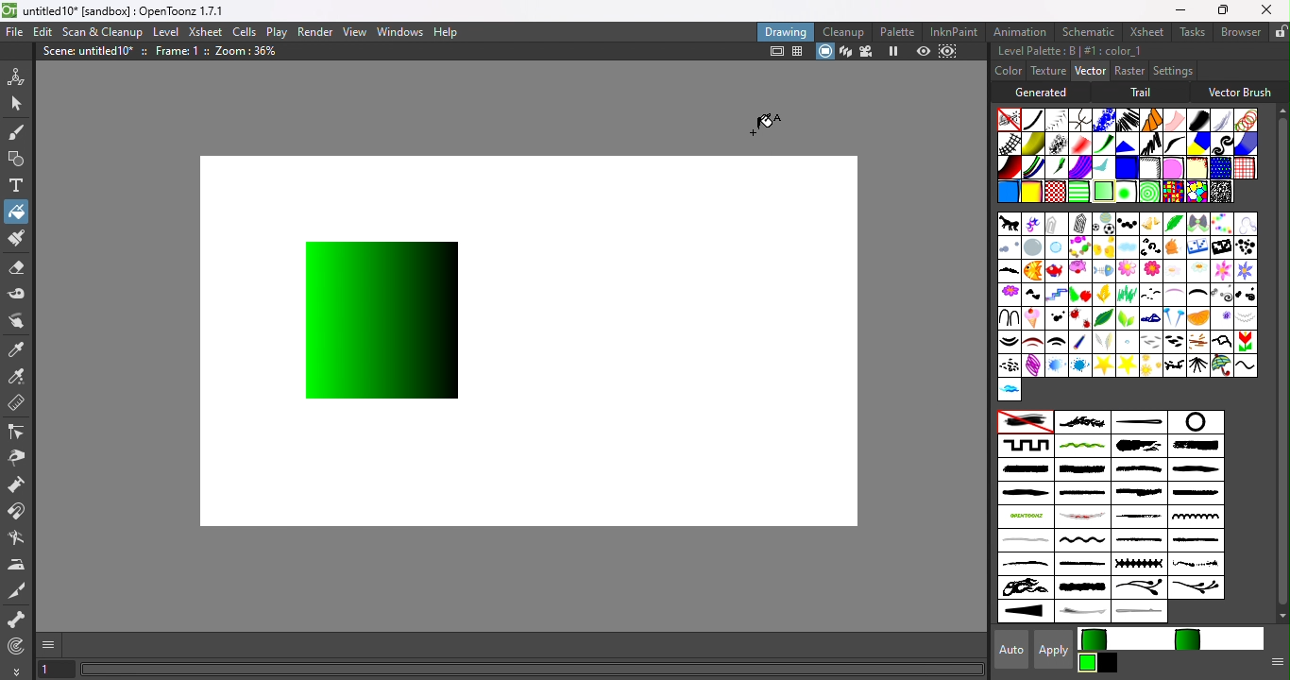 Image resolution: width=1290 pixels, height=680 pixels. What do you see at coordinates (1240, 31) in the screenshot?
I see `Browser` at bounding box center [1240, 31].